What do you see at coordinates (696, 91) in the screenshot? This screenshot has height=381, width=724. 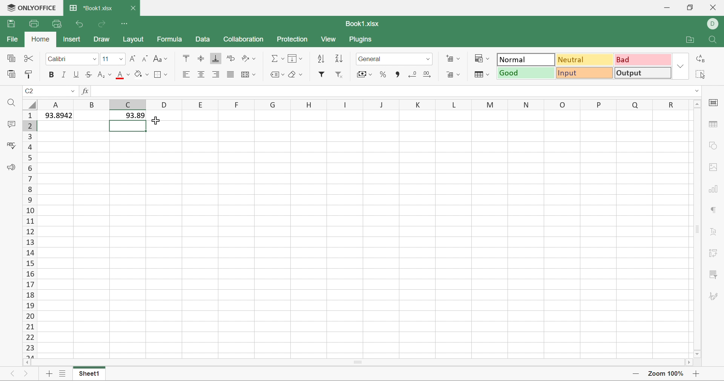 I see `Drop Down` at bounding box center [696, 91].